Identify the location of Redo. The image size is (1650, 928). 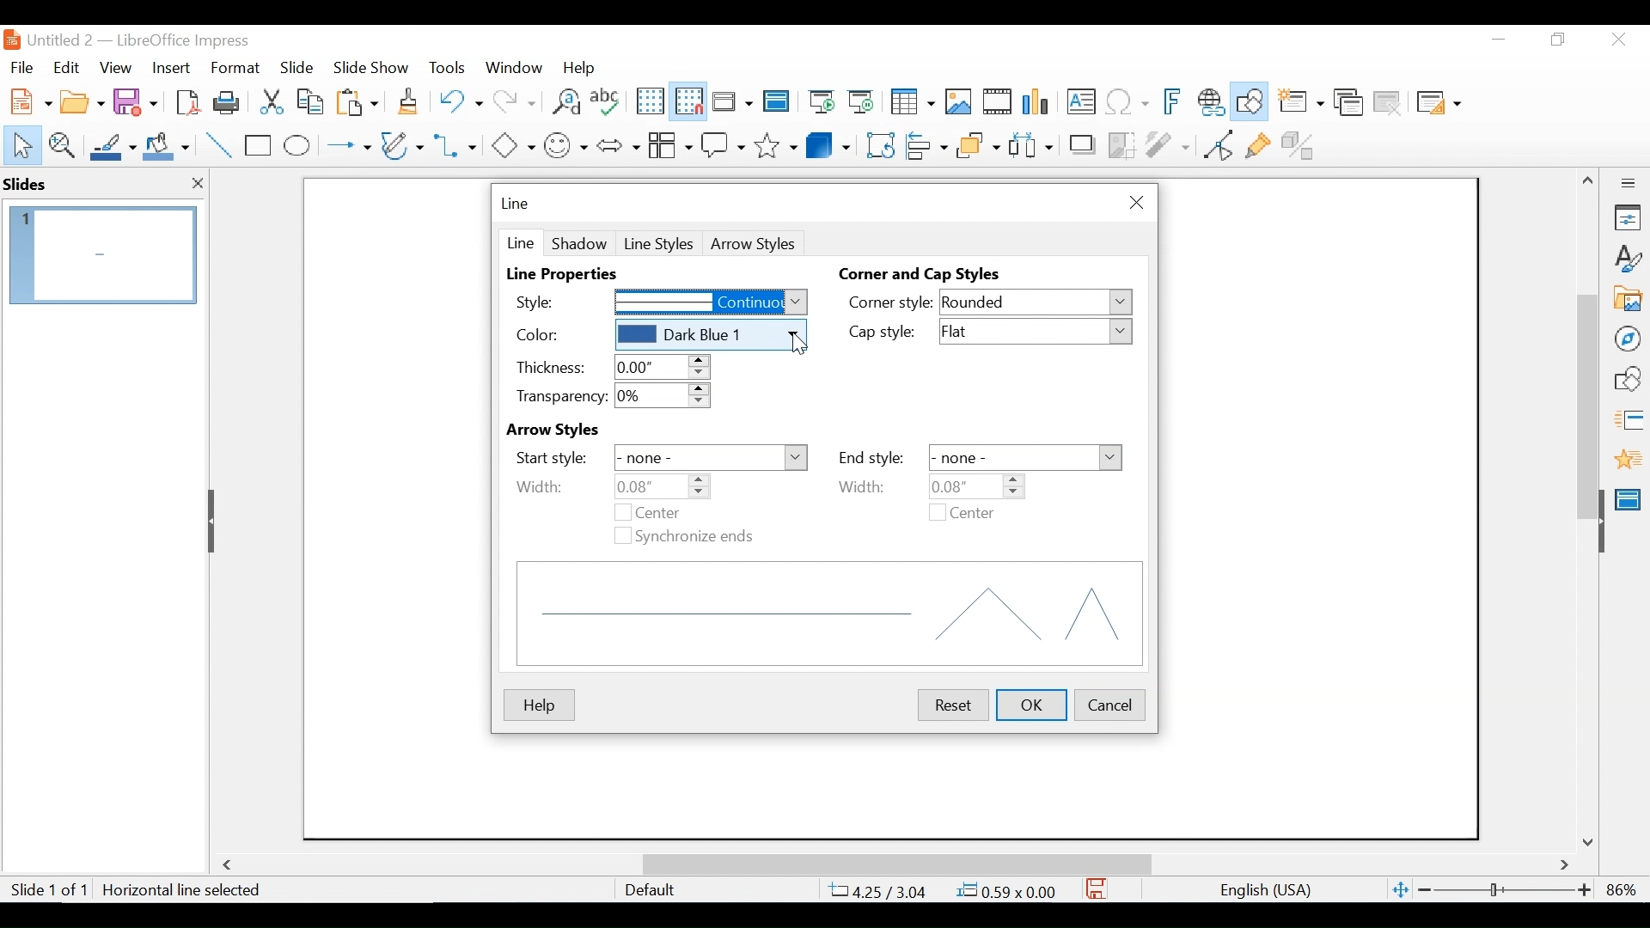
(512, 100).